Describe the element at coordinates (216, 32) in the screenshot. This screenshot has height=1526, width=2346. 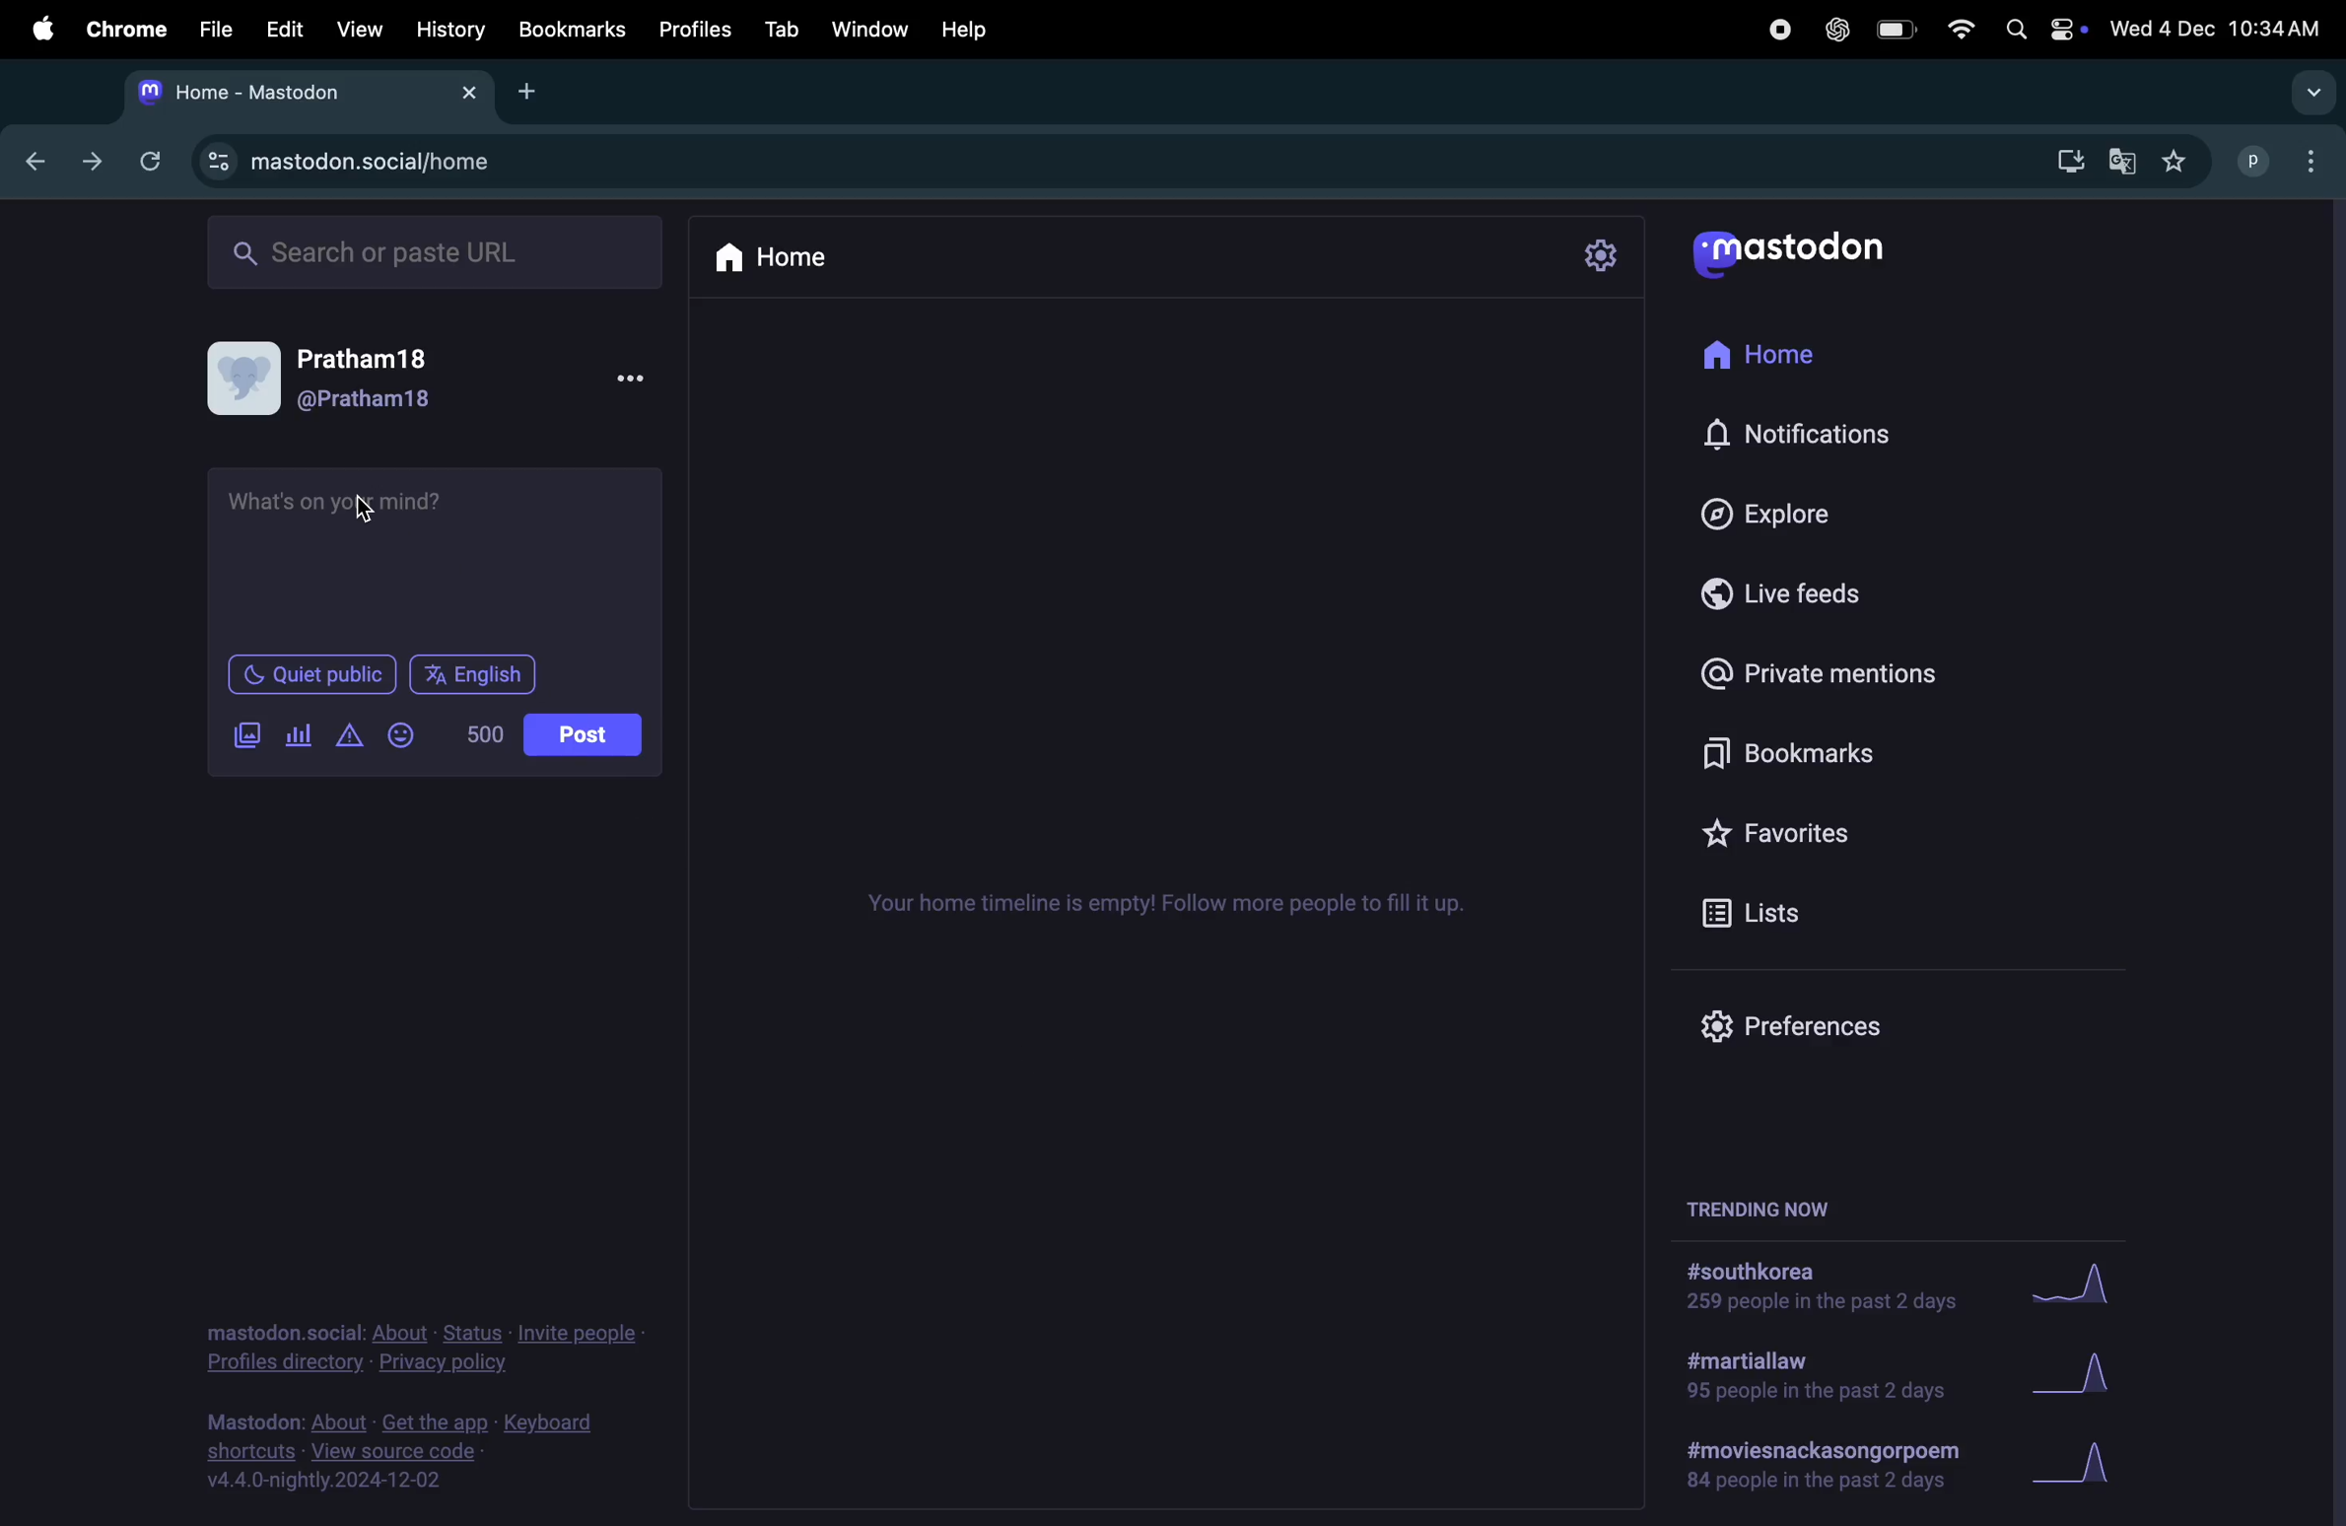
I see `Files` at that location.